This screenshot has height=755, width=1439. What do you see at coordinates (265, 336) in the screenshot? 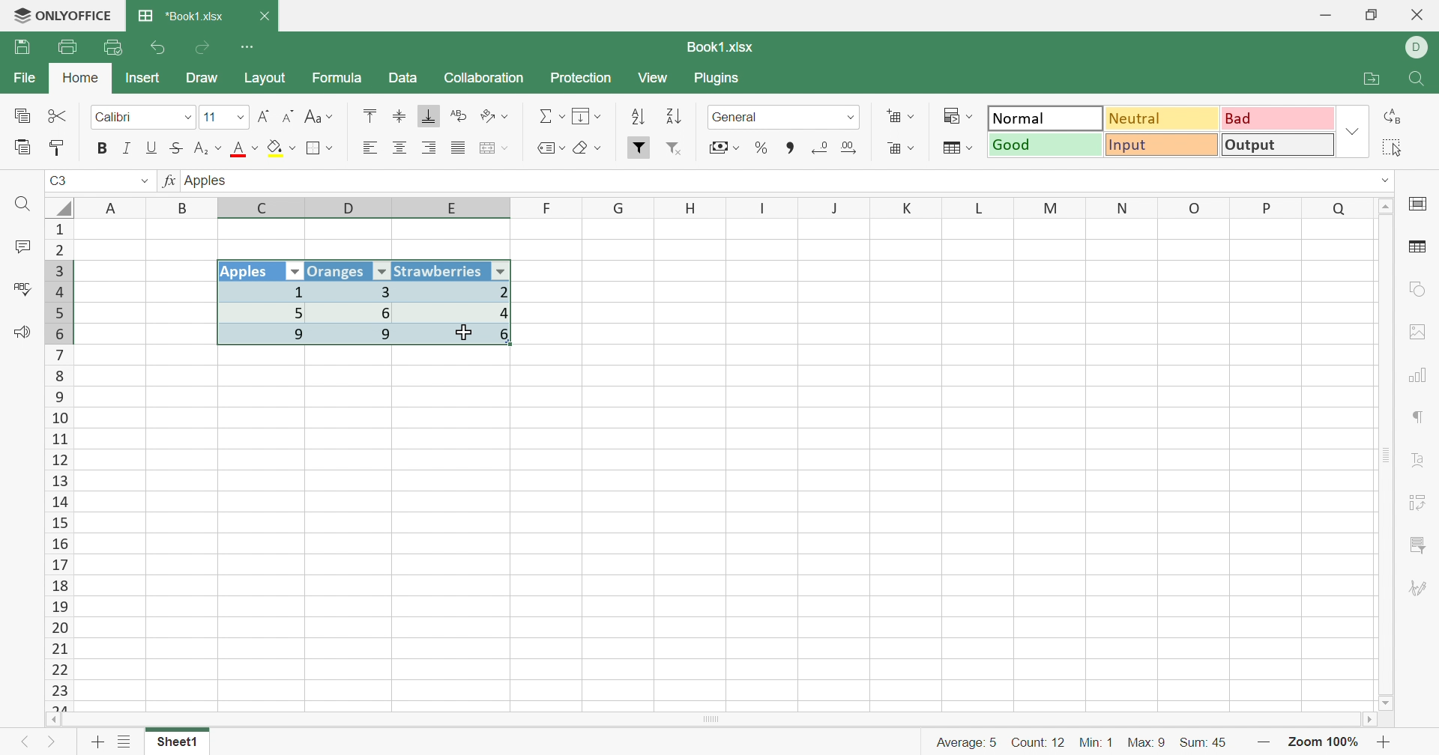
I see `9` at bounding box center [265, 336].